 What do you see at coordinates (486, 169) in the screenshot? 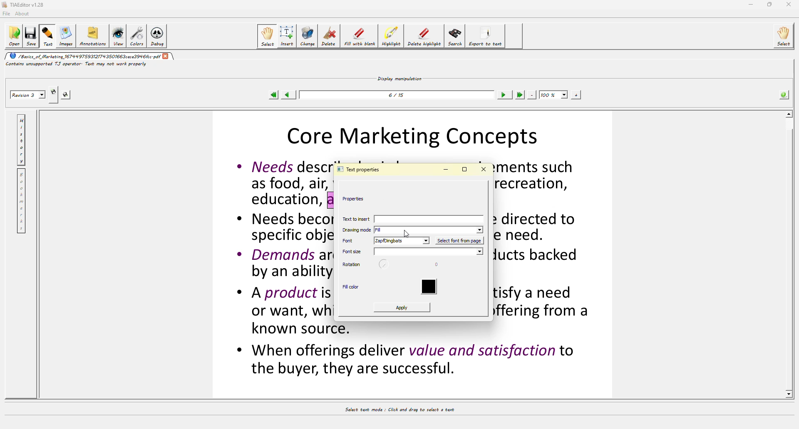
I see `close` at bounding box center [486, 169].